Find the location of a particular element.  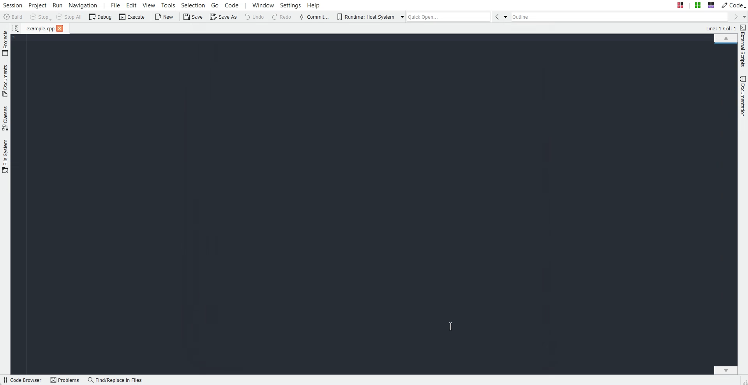

Problems is located at coordinates (67, 380).